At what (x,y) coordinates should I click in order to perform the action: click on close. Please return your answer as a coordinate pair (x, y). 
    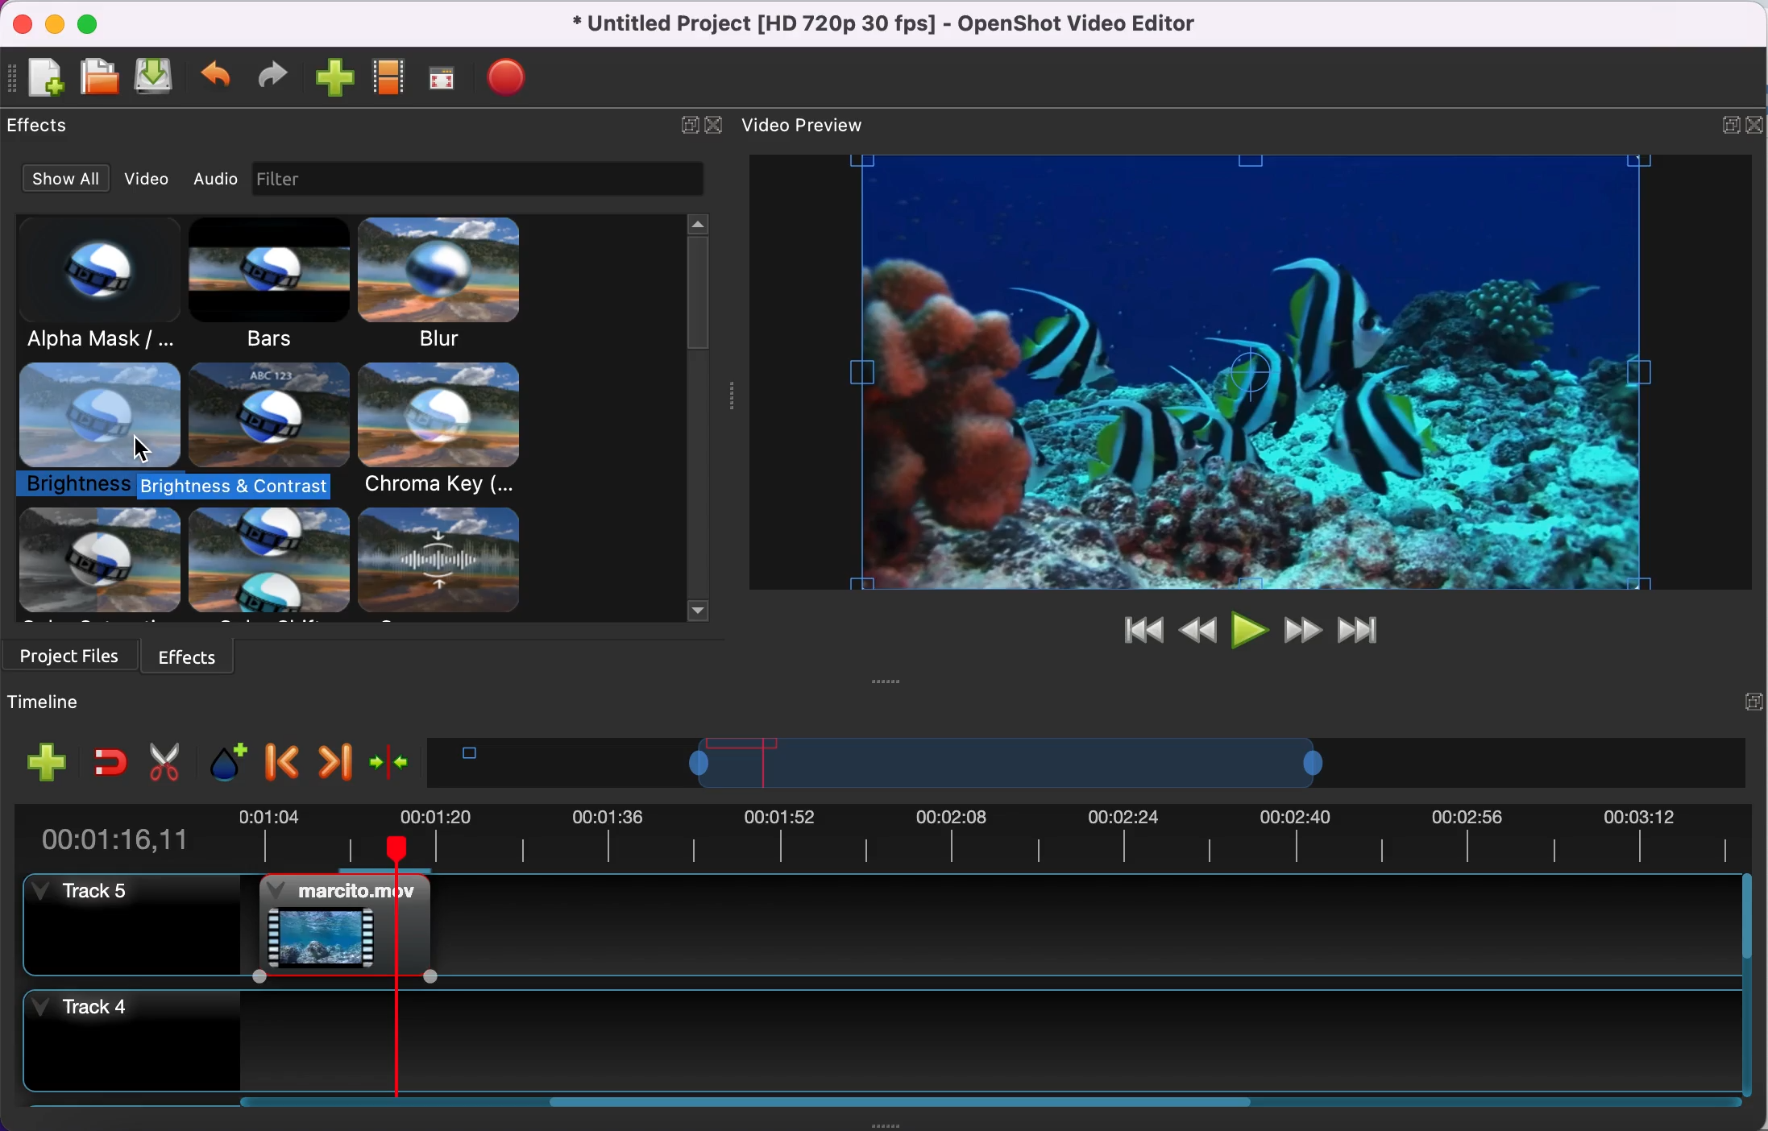
    Looking at the image, I should click on (715, 123).